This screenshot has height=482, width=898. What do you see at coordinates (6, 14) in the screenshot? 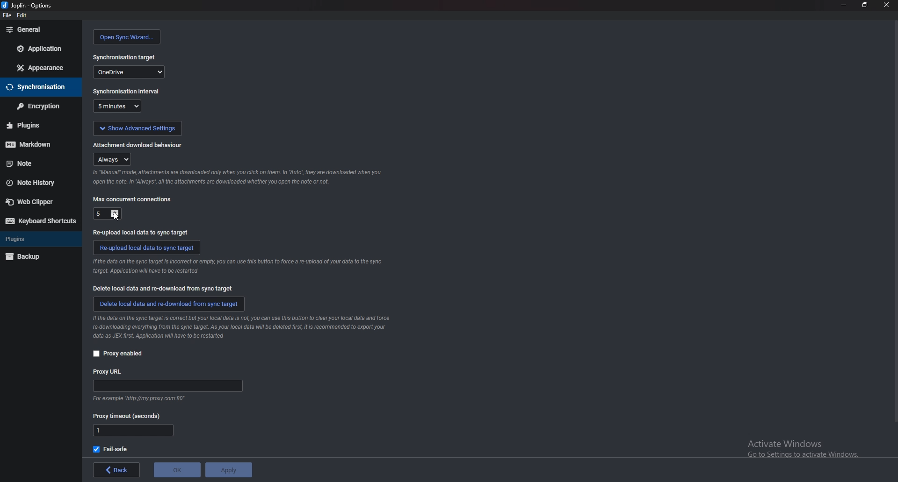
I see `file` at bounding box center [6, 14].